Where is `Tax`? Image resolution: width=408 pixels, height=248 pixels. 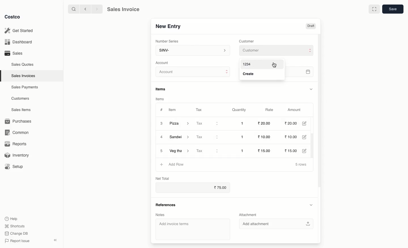
Tax is located at coordinates (208, 124).